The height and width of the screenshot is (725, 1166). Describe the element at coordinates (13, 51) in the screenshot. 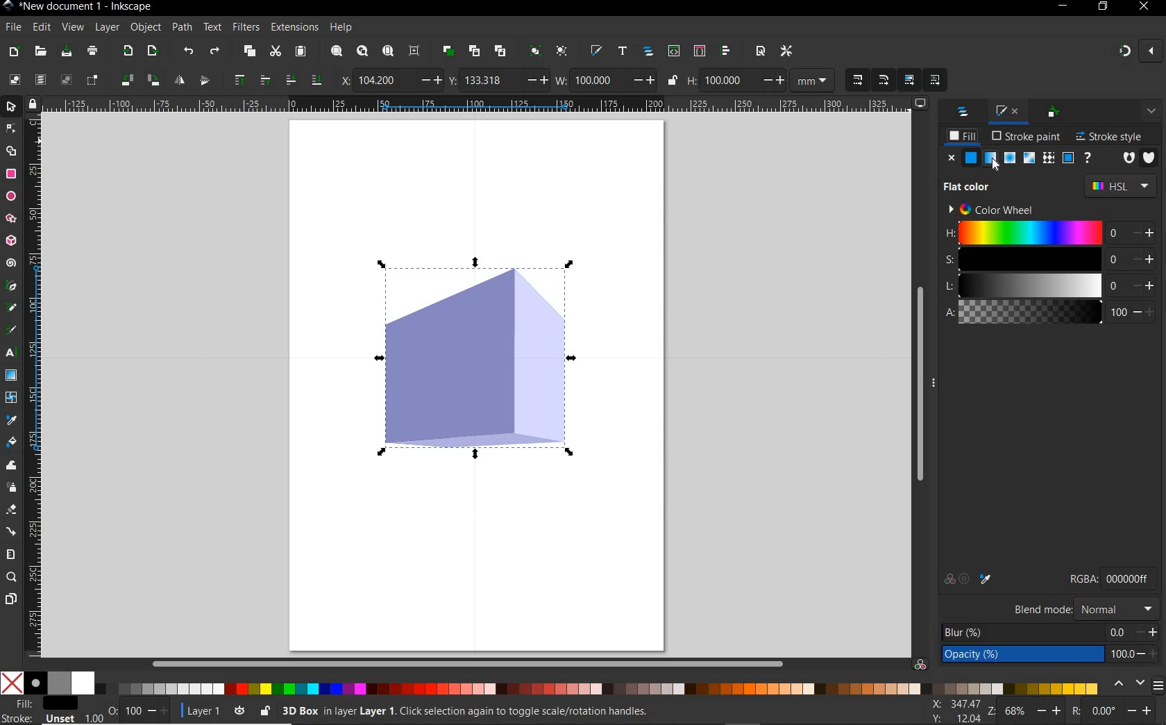

I see `NEW` at that location.